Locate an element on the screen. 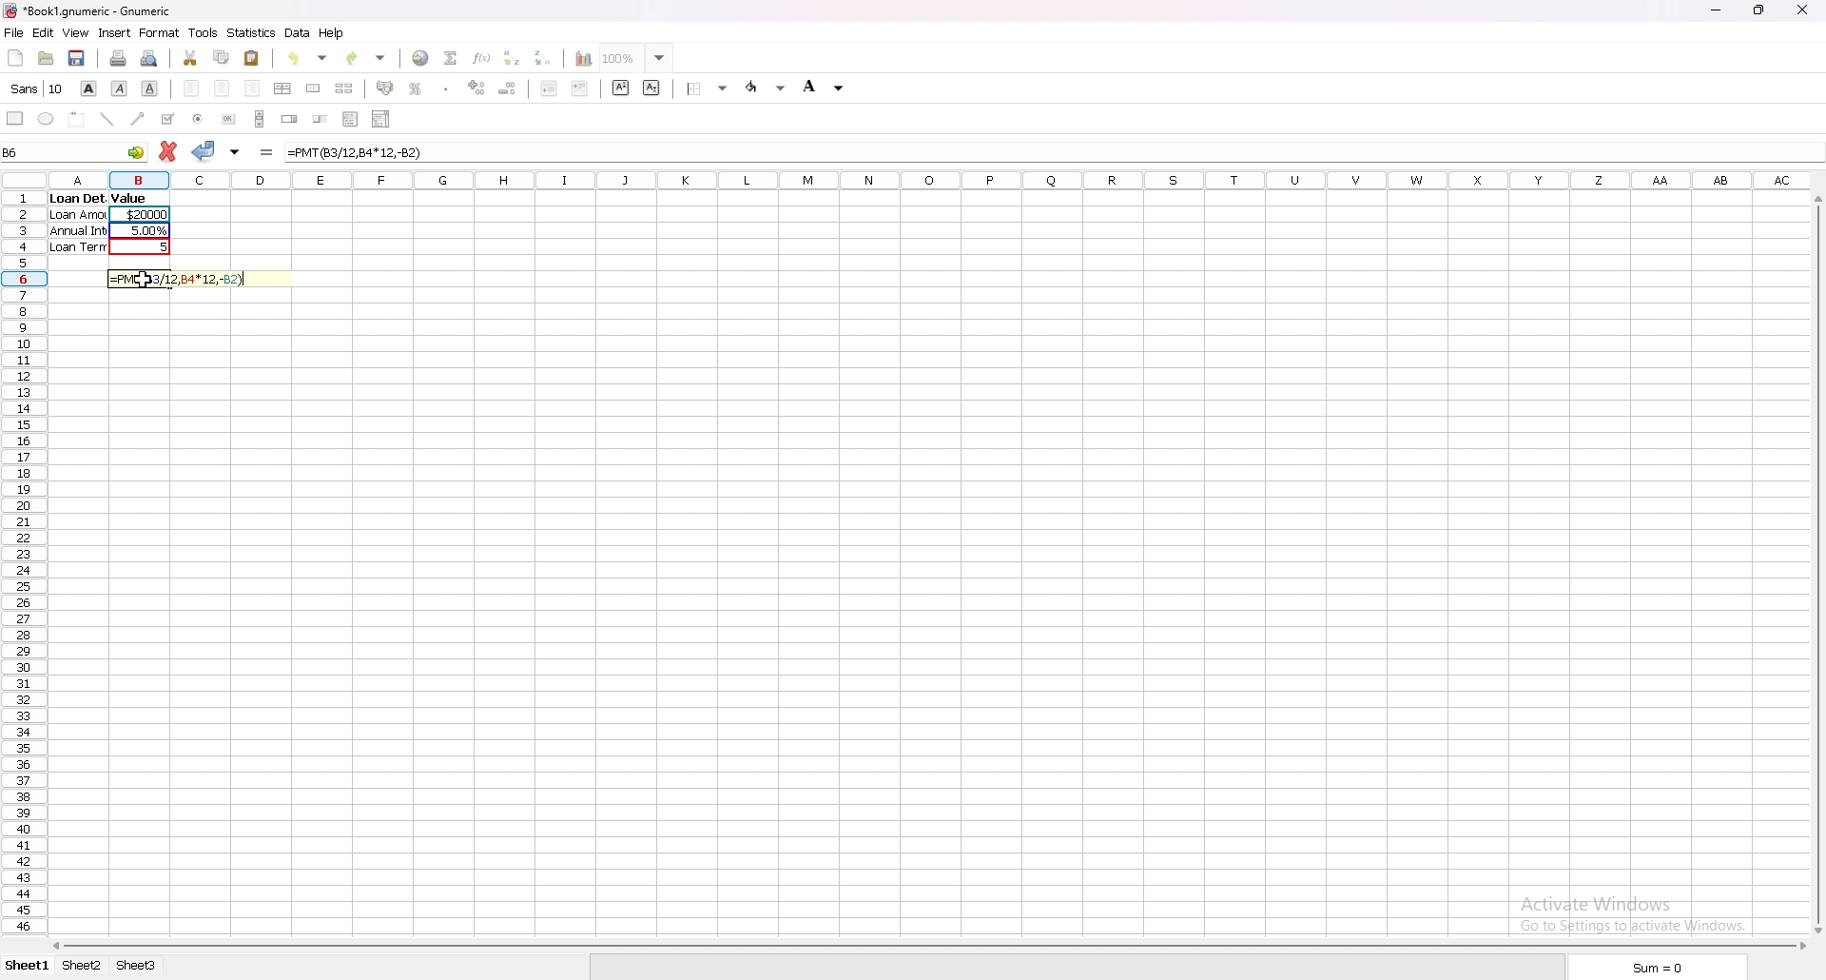  background is located at coordinates (824, 86).